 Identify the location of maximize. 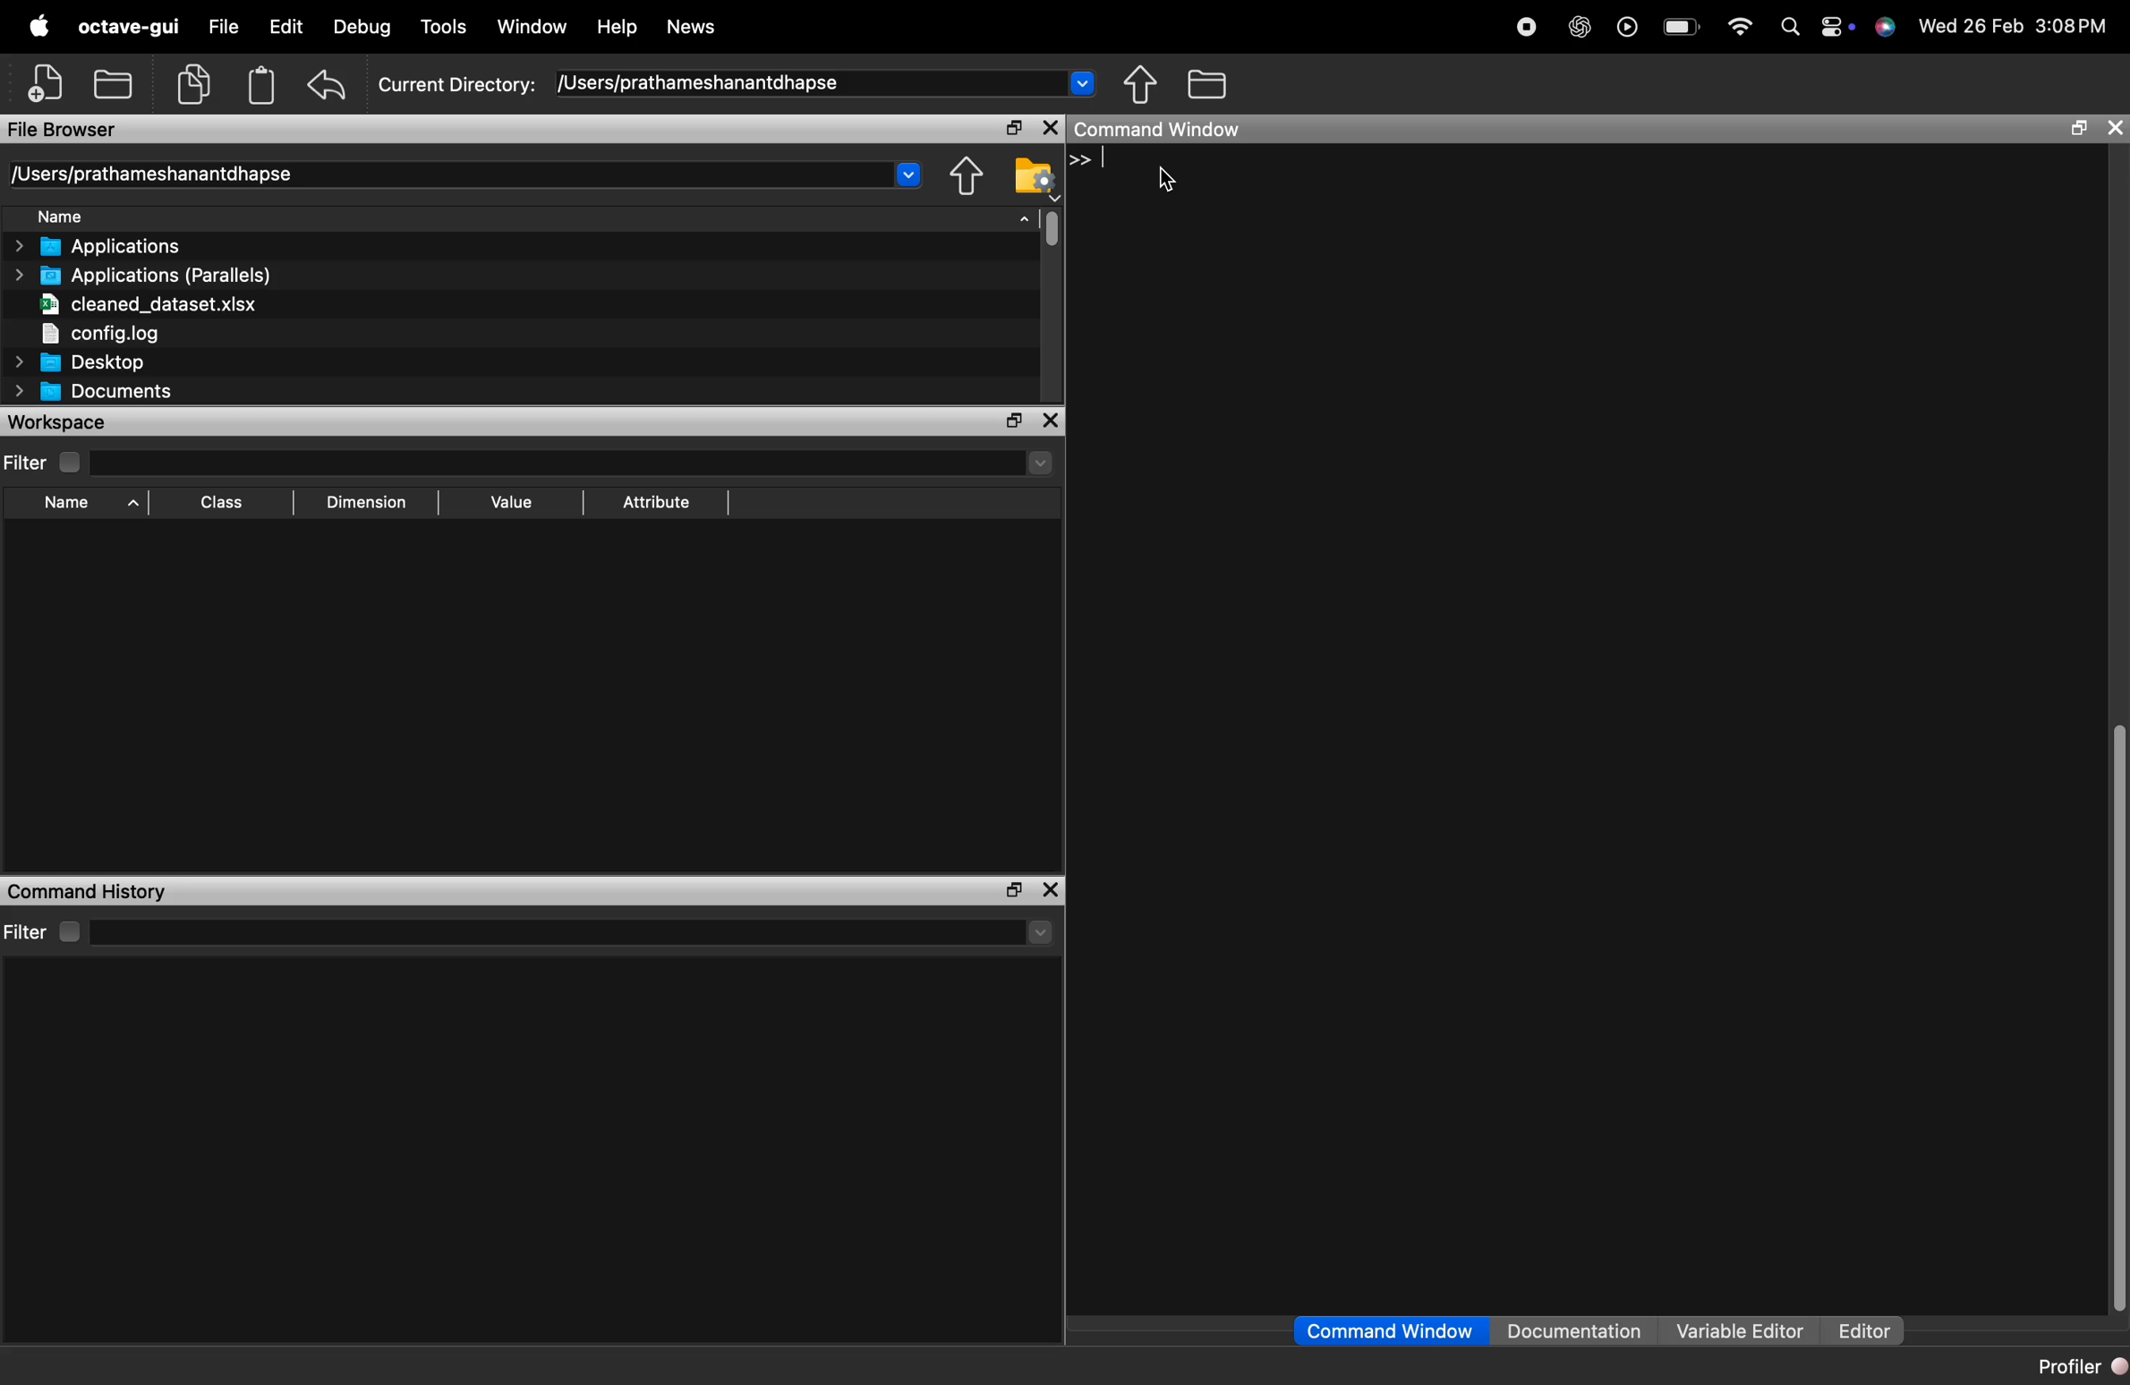
(1012, 129).